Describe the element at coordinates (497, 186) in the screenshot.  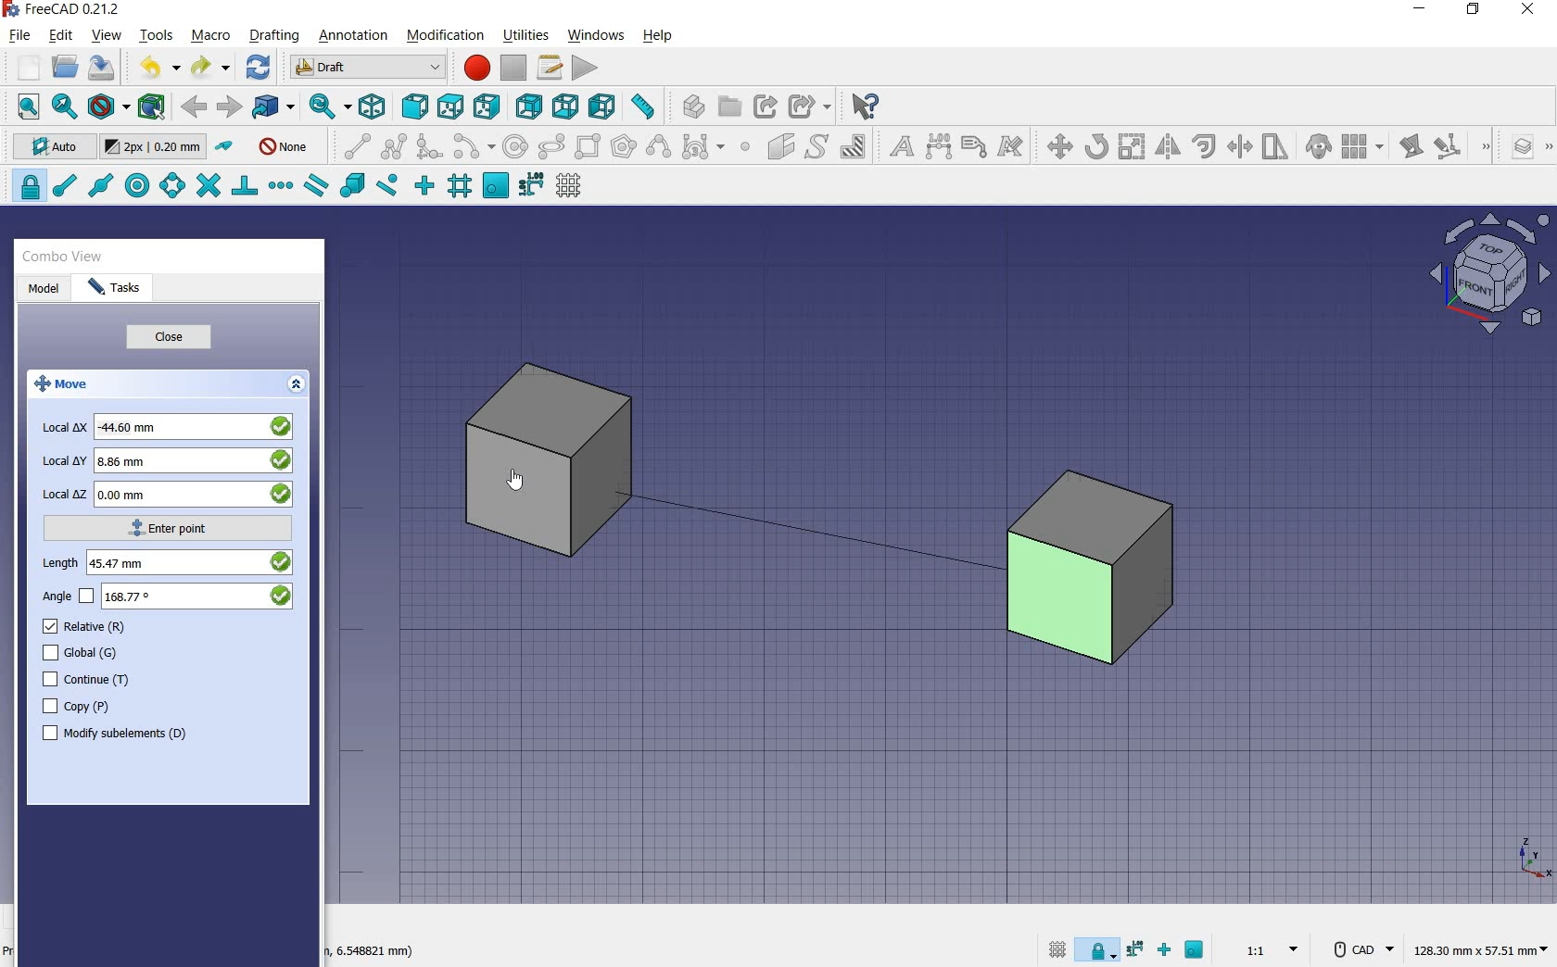
I see `snap working plane` at that location.